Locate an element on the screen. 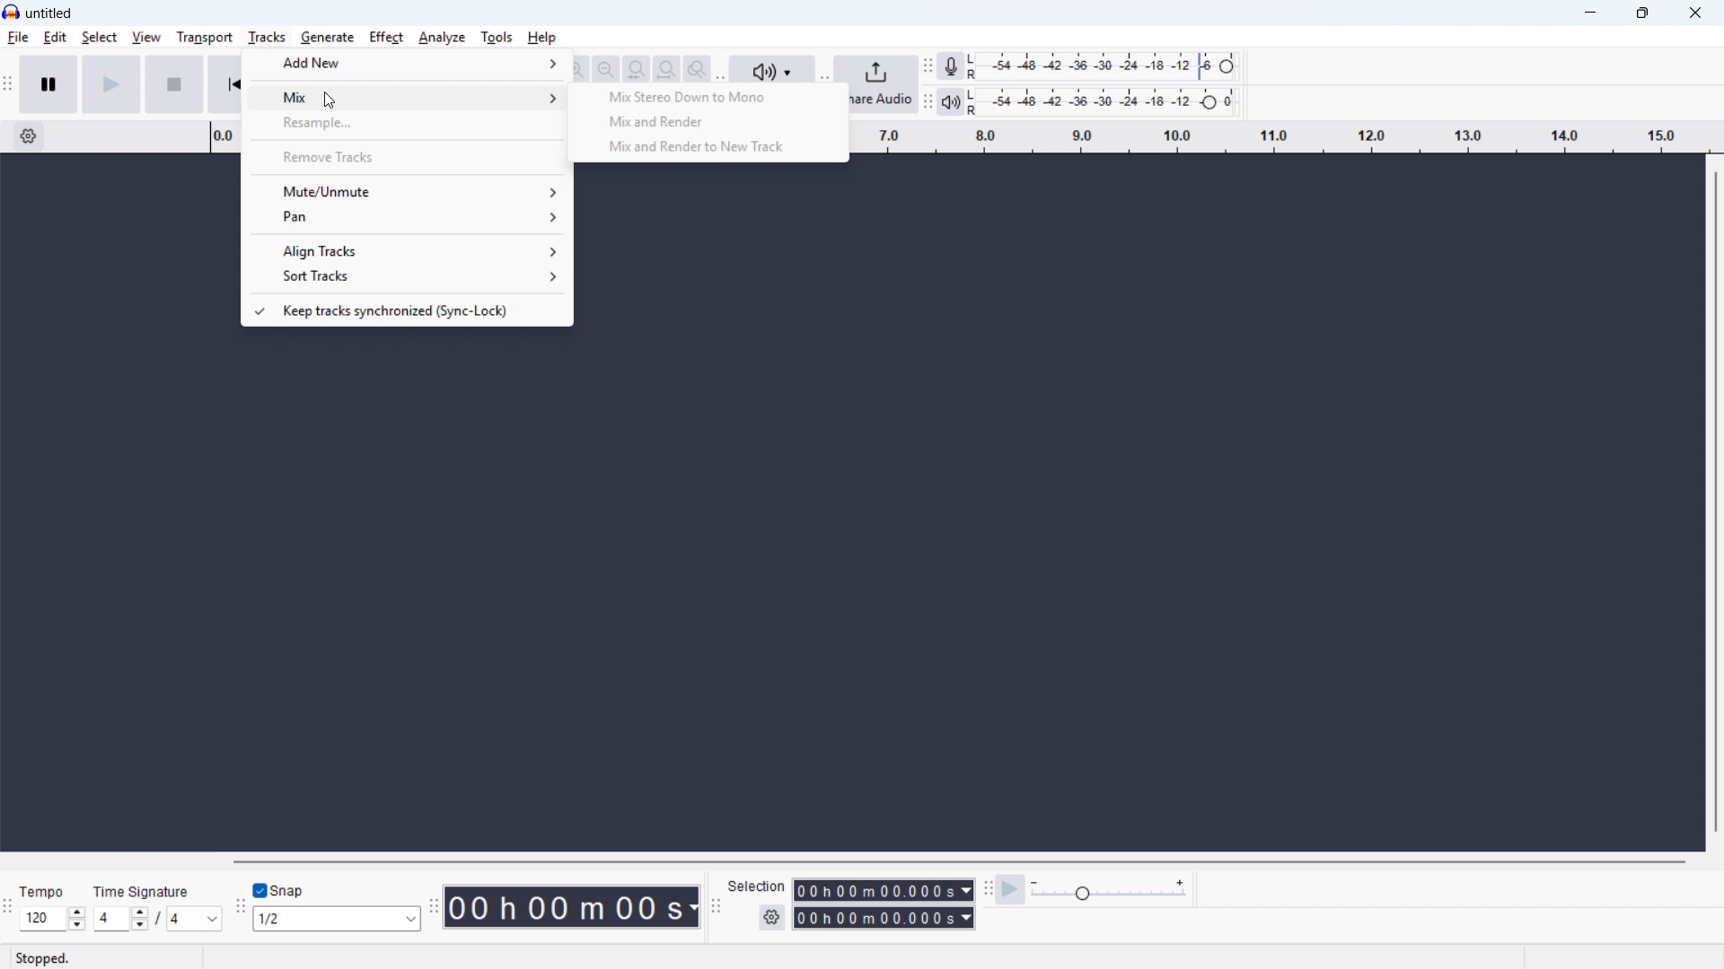 This screenshot has height=969, width=1724. Mix stereo down to Mono  is located at coordinates (708, 97).